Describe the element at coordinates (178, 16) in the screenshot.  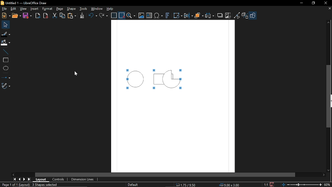
I see `Transform` at that location.